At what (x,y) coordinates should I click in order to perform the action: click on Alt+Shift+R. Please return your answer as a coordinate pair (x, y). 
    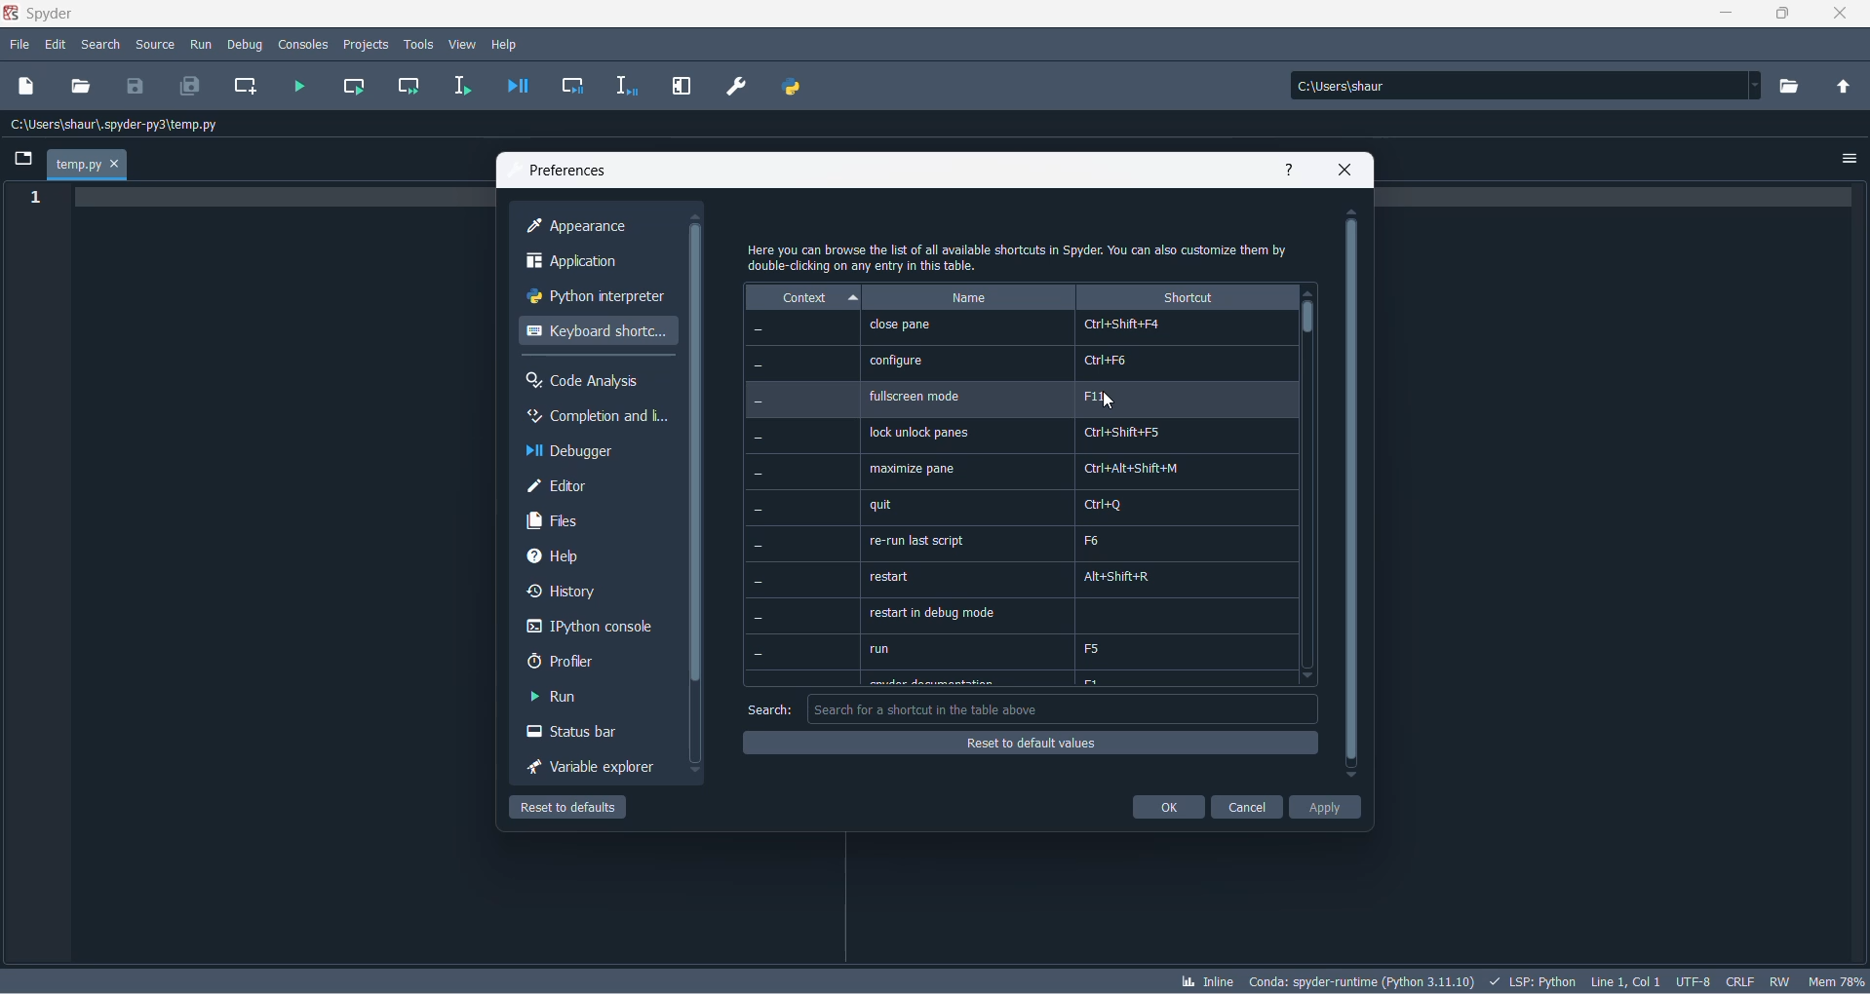
    Looking at the image, I should click on (1127, 576).